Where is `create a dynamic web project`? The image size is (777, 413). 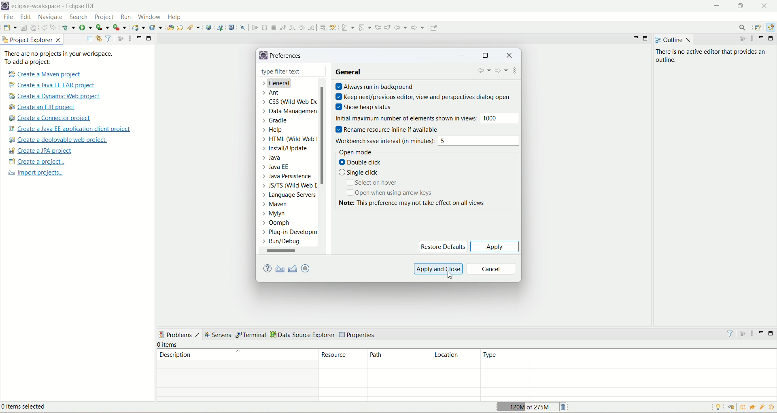
create a dynamic web project is located at coordinates (139, 27).